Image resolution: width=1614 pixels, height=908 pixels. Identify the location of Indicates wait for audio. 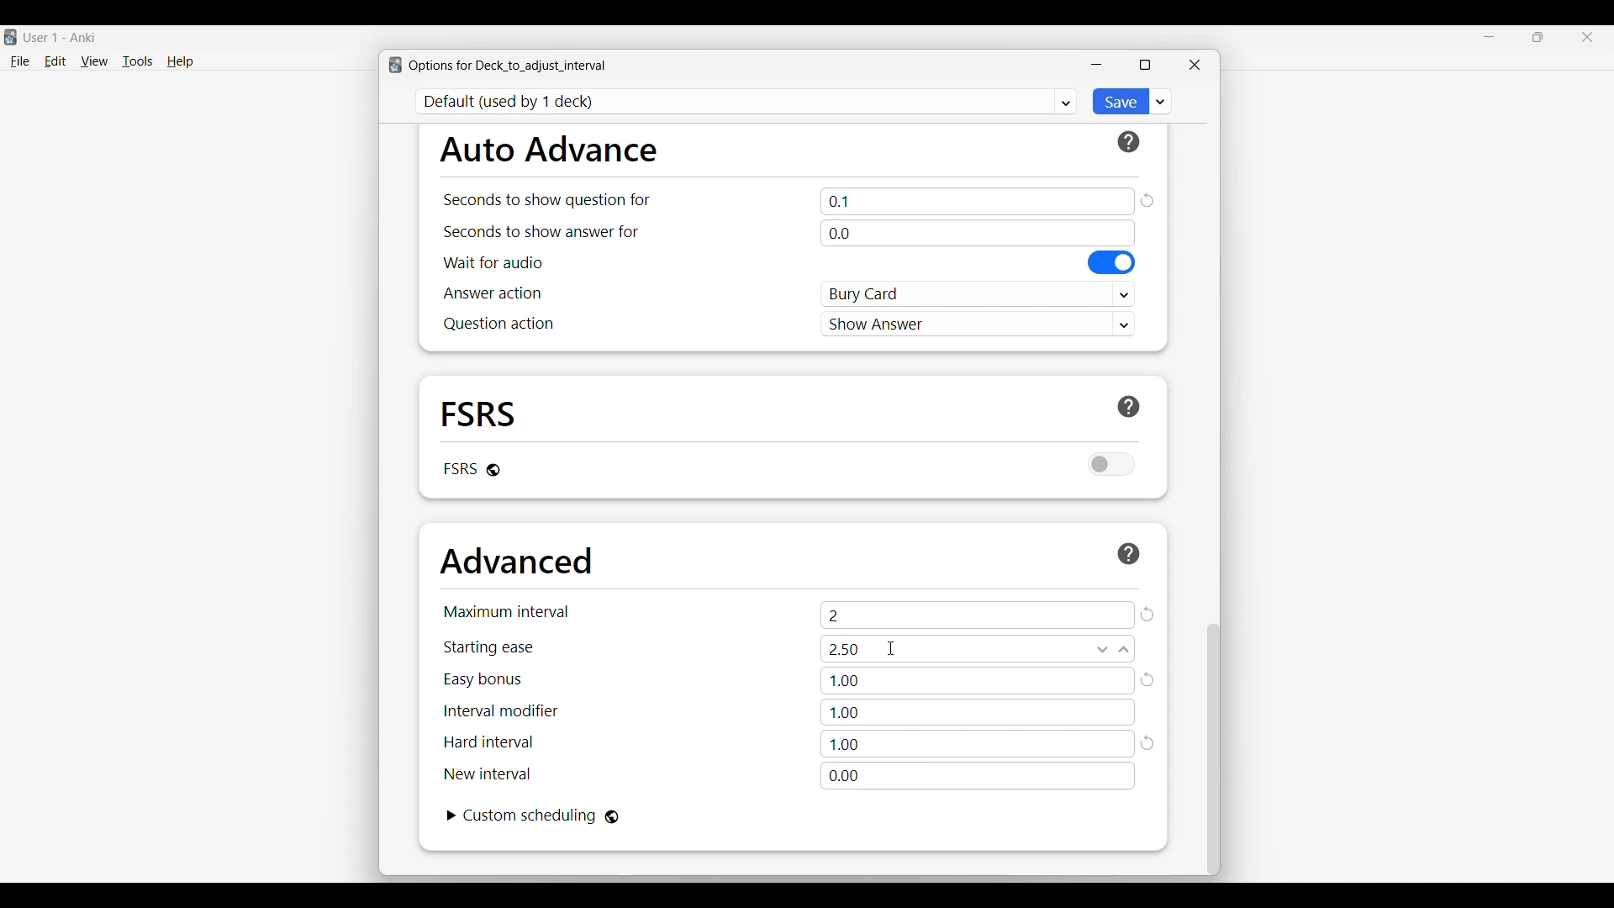
(493, 262).